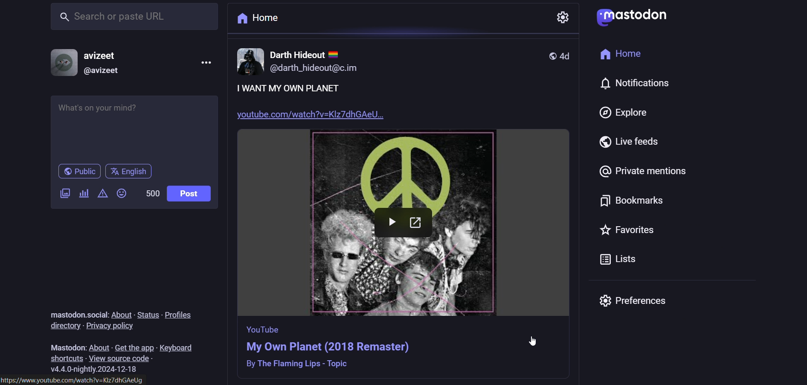  What do you see at coordinates (315, 67) in the screenshot?
I see `@darth_hideout@c.im` at bounding box center [315, 67].